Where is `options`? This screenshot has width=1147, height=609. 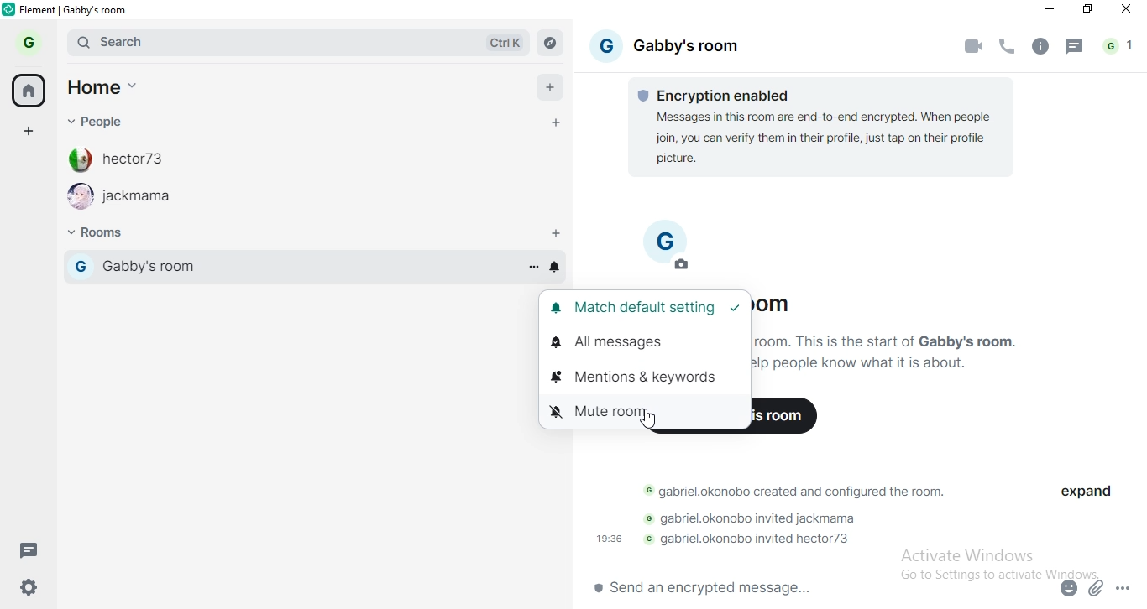
options is located at coordinates (1125, 588).